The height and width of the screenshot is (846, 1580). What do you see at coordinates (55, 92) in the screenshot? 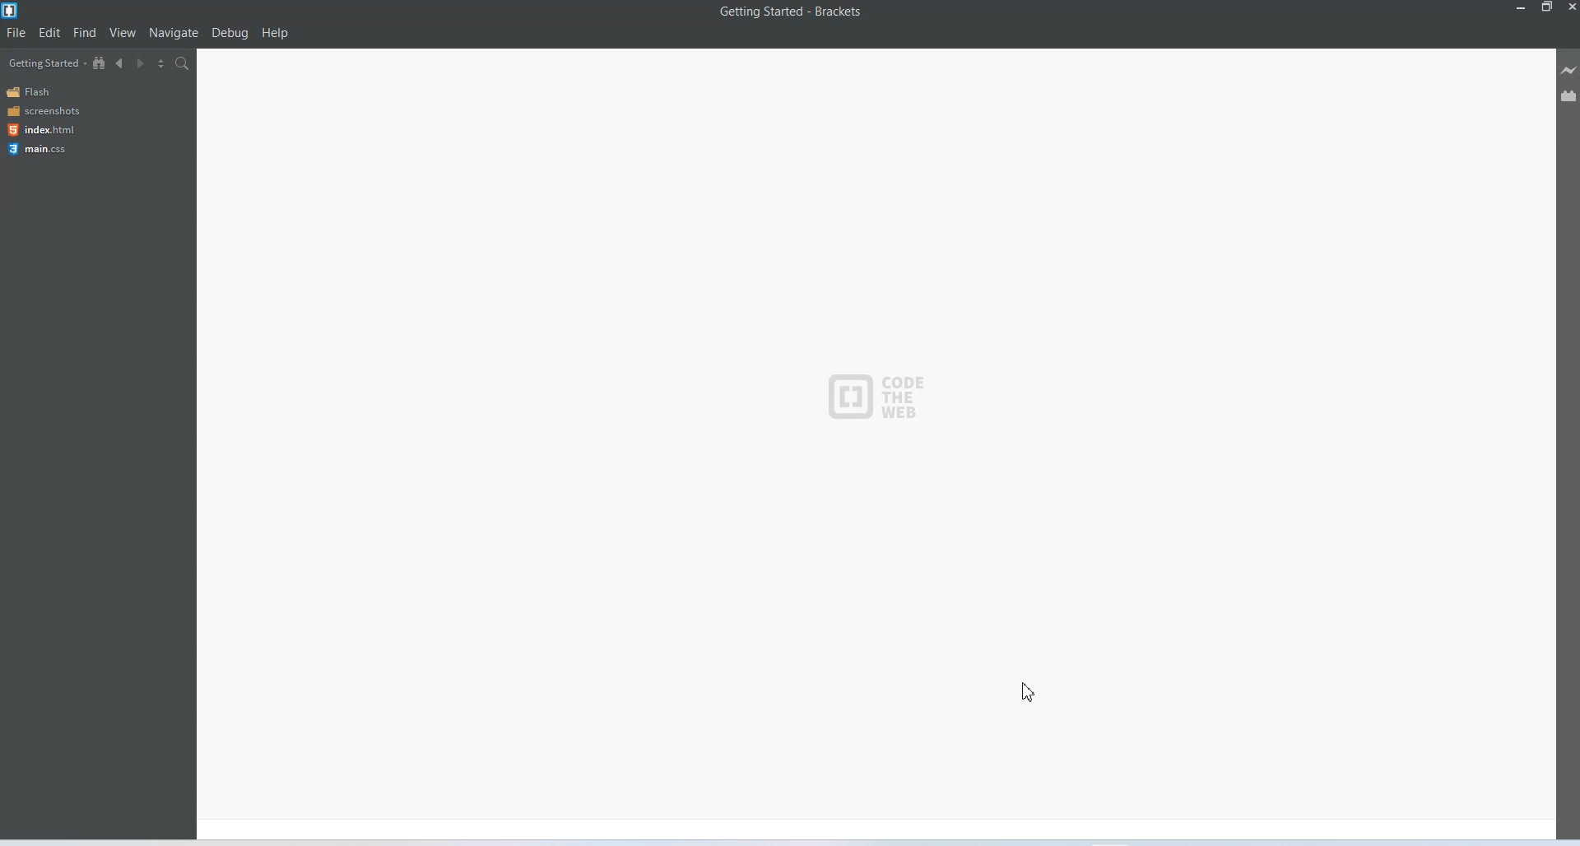
I see `Flash` at bounding box center [55, 92].